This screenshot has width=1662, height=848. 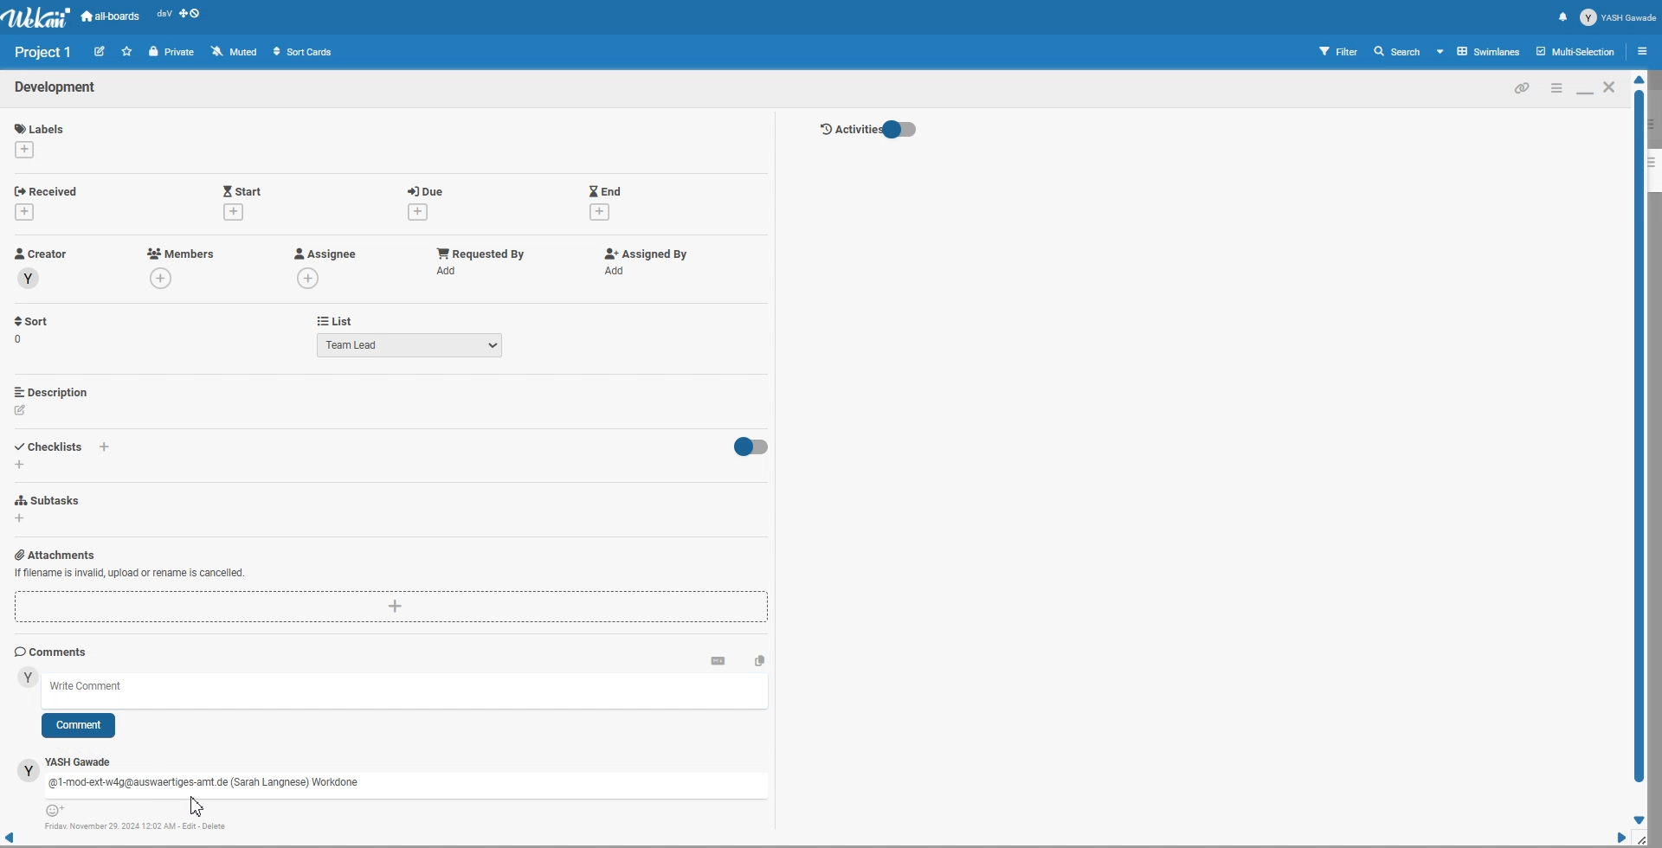 What do you see at coordinates (867, 130) in the screenshot?
I see `Activity Toggle` at bounding box center [867, 130].